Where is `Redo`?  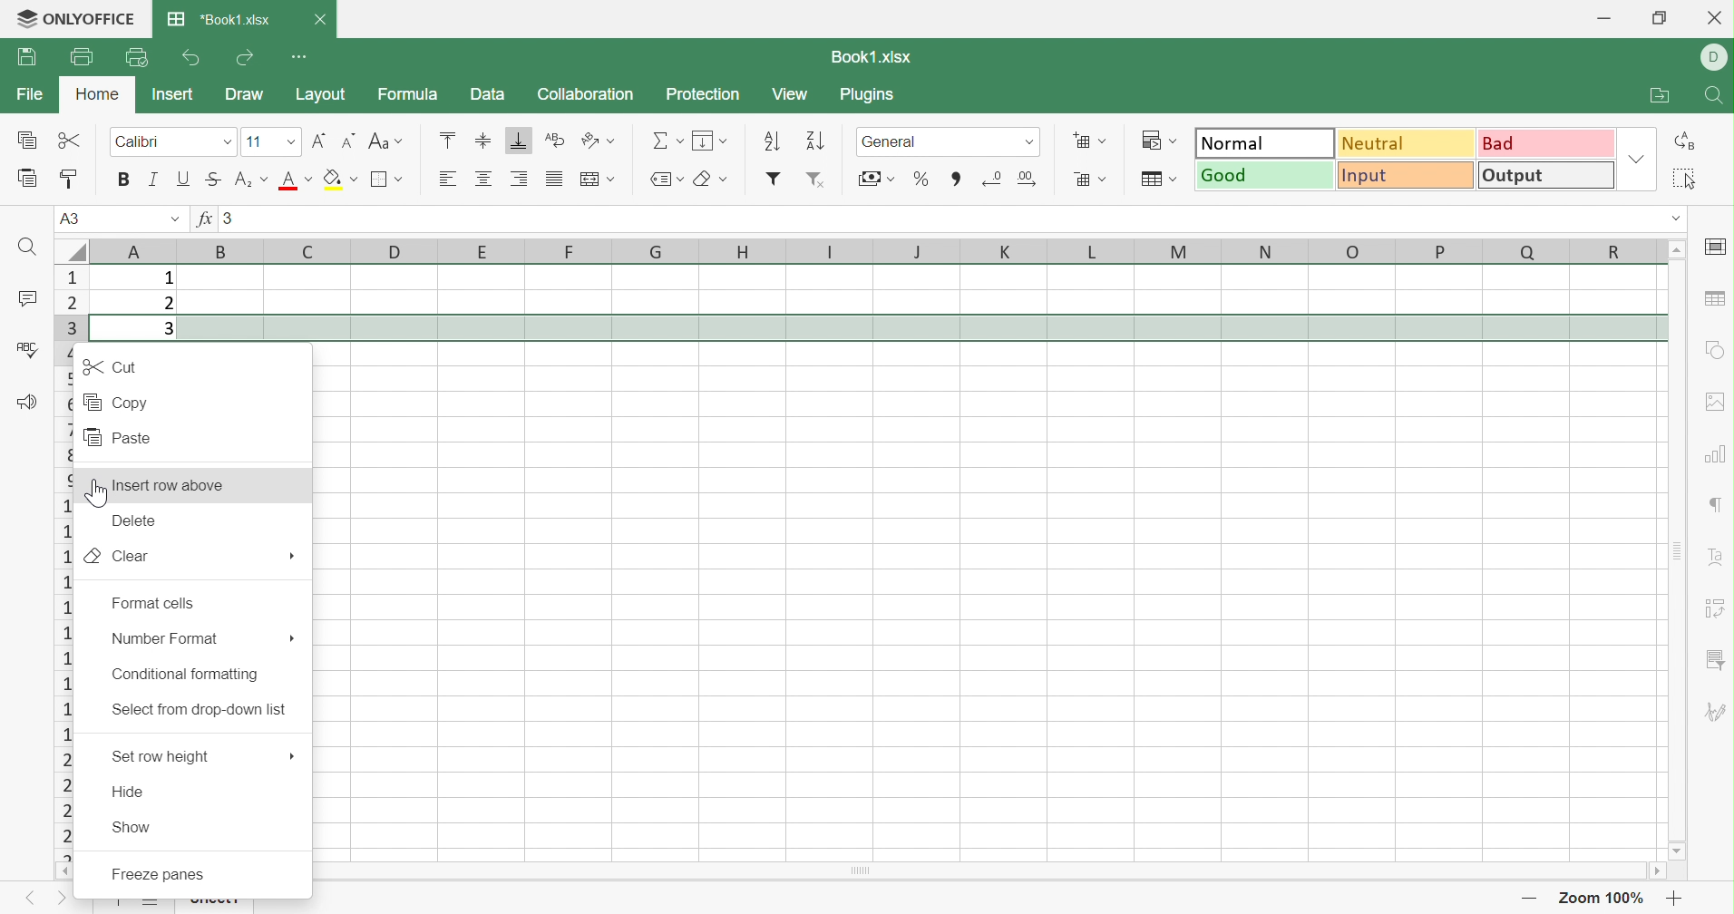
Redo is located at coordinates (246, 57).